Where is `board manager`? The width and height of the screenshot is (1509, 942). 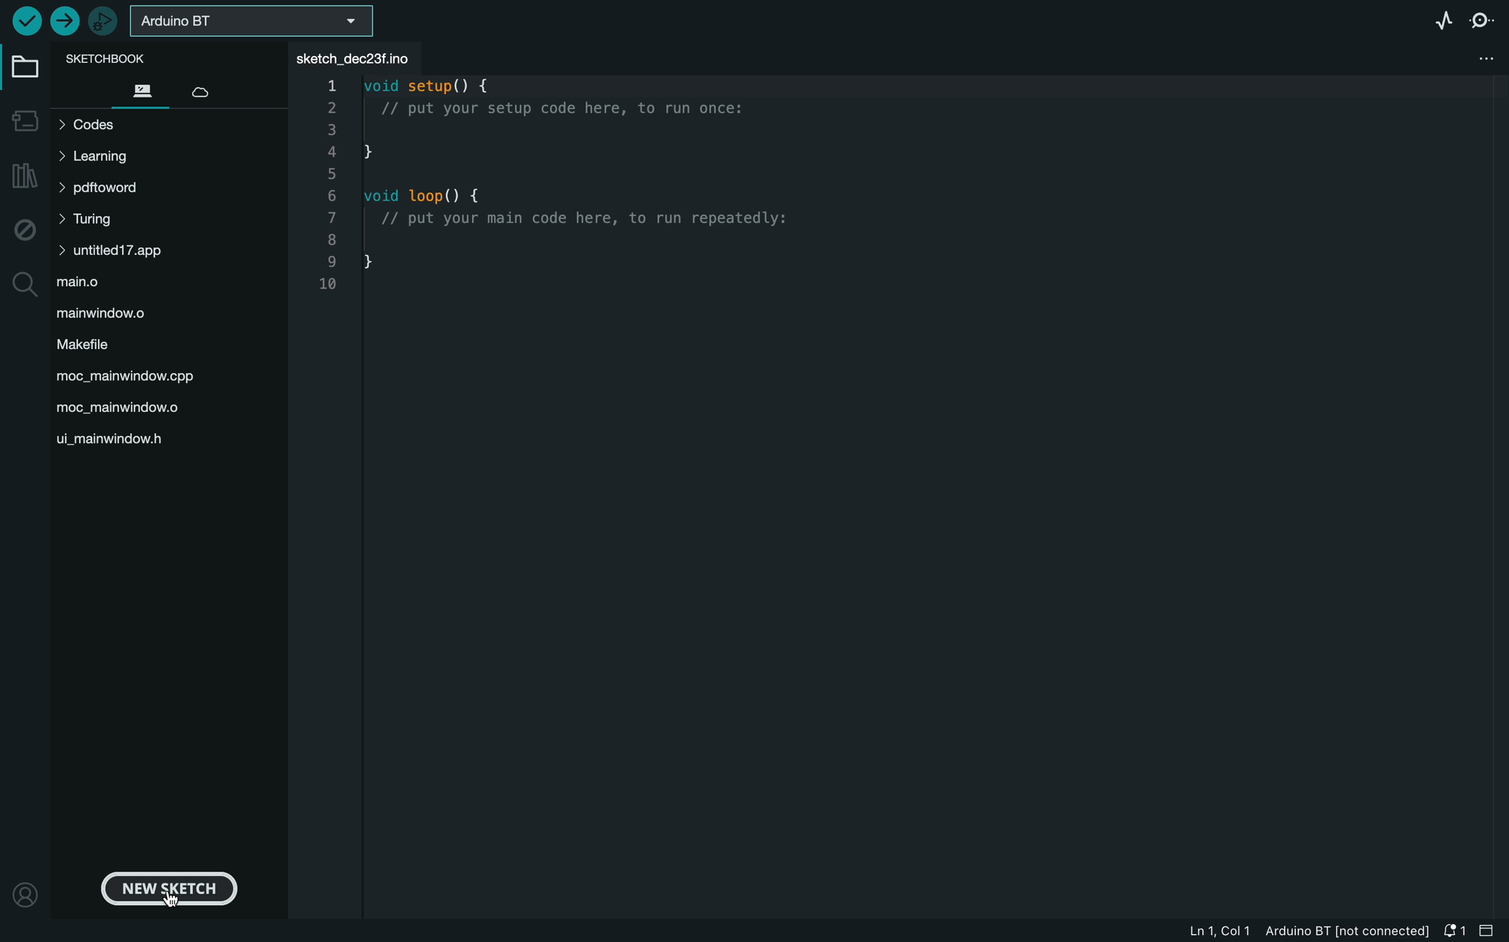
board manager is located at coordinates (25, 121).